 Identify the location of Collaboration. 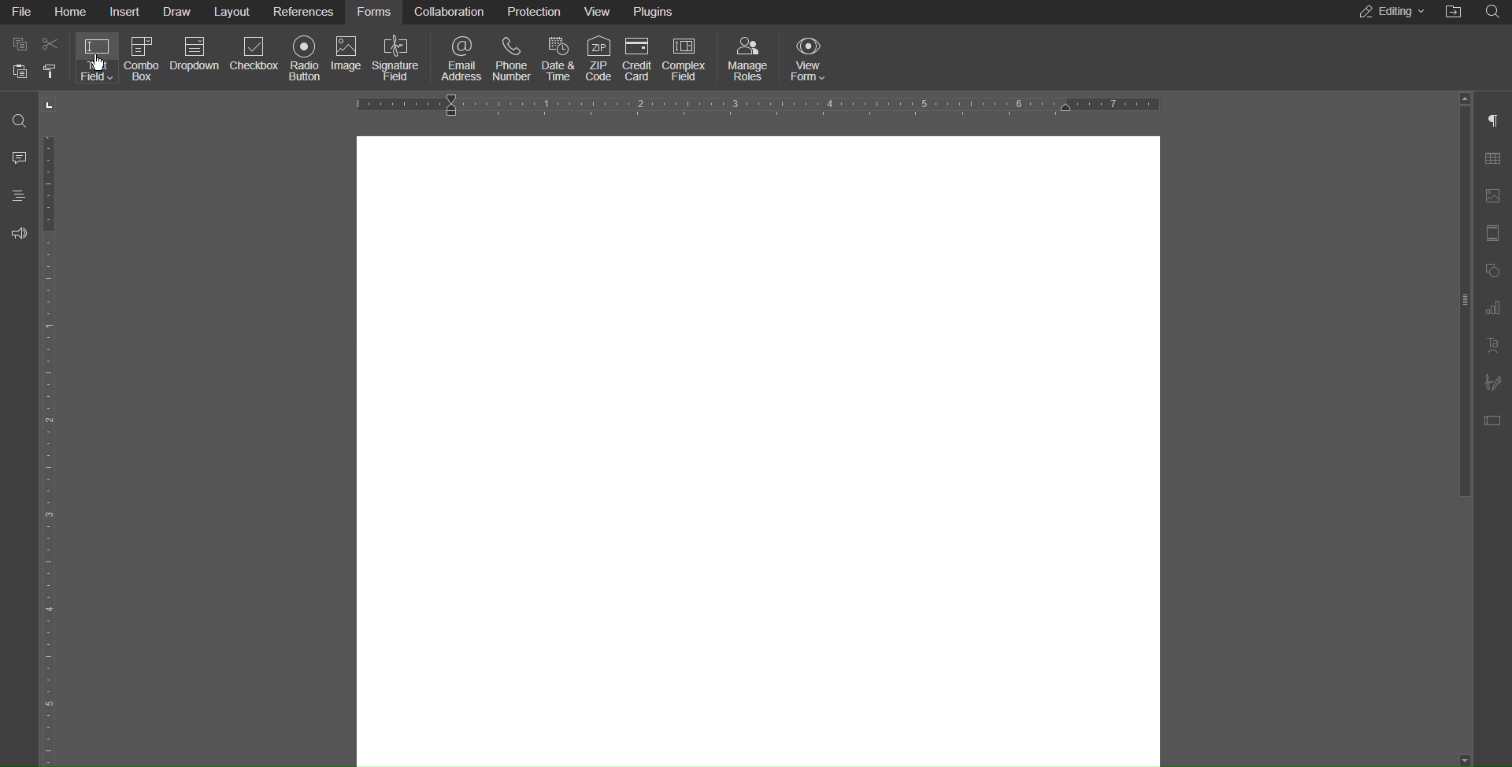
(450, 13).